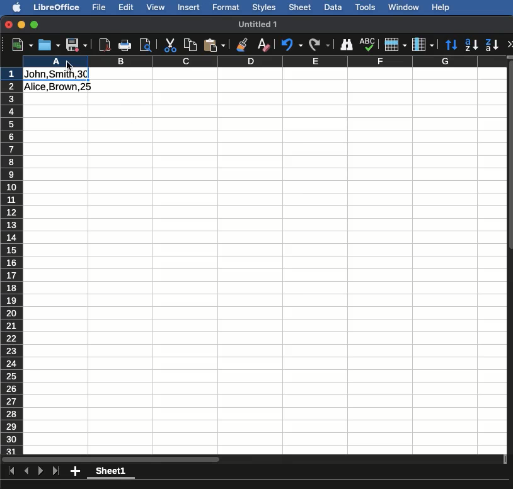 The image size is (513, 489). I want to click on Rows, so click(396, 43).